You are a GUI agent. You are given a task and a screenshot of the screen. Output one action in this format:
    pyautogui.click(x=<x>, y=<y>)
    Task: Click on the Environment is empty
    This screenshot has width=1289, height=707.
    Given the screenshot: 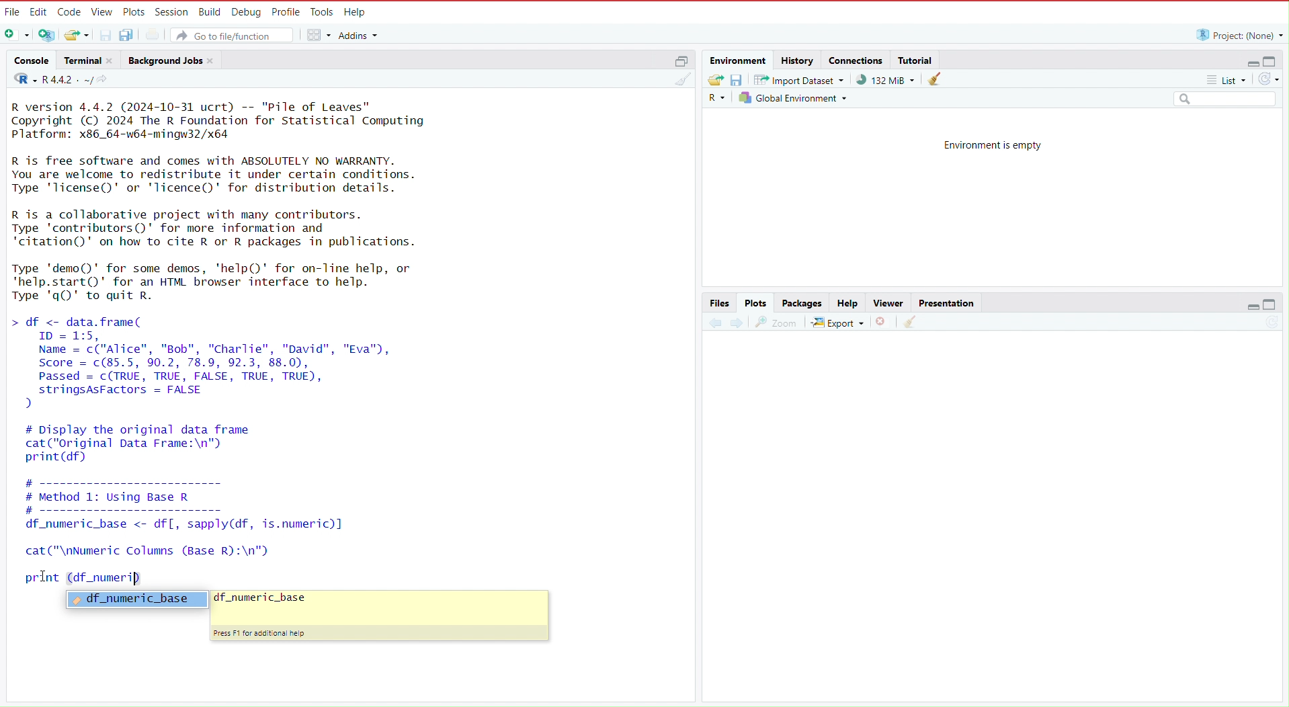 What is the action you would take?
    pyautogui.click(x=992, y=147)
    